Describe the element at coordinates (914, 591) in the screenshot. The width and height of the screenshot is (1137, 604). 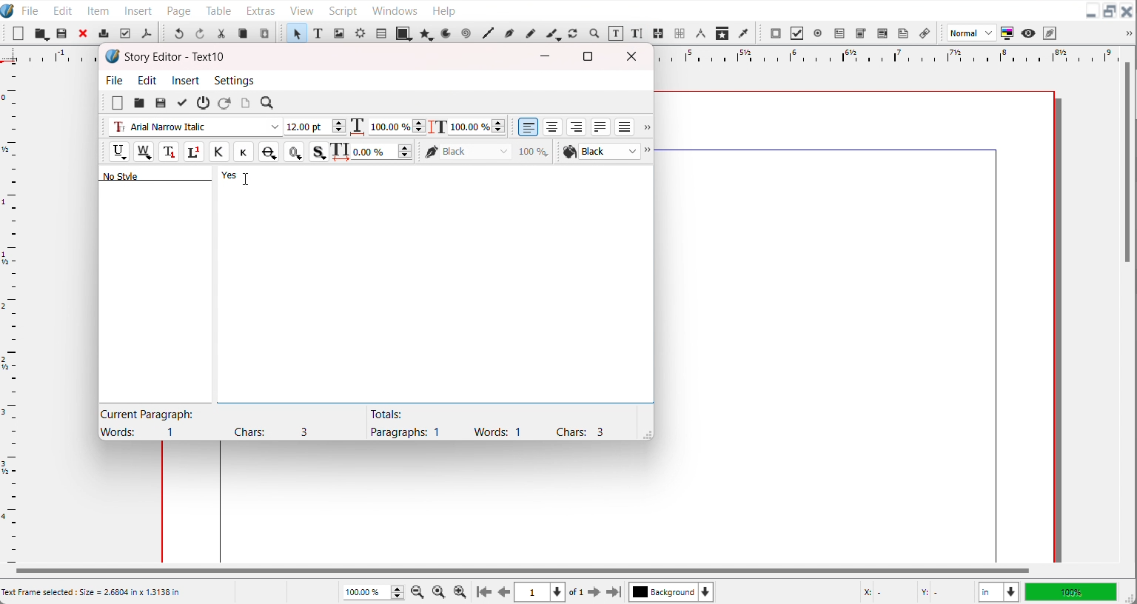
I see `X,Y Co-ordinate` at that location.